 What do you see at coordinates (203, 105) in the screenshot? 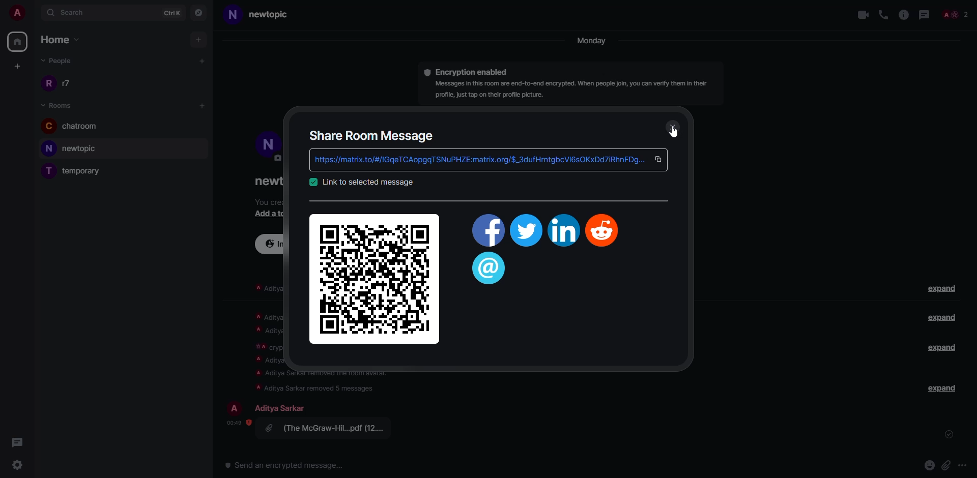
I see `add` at bounding box center [203, 105].